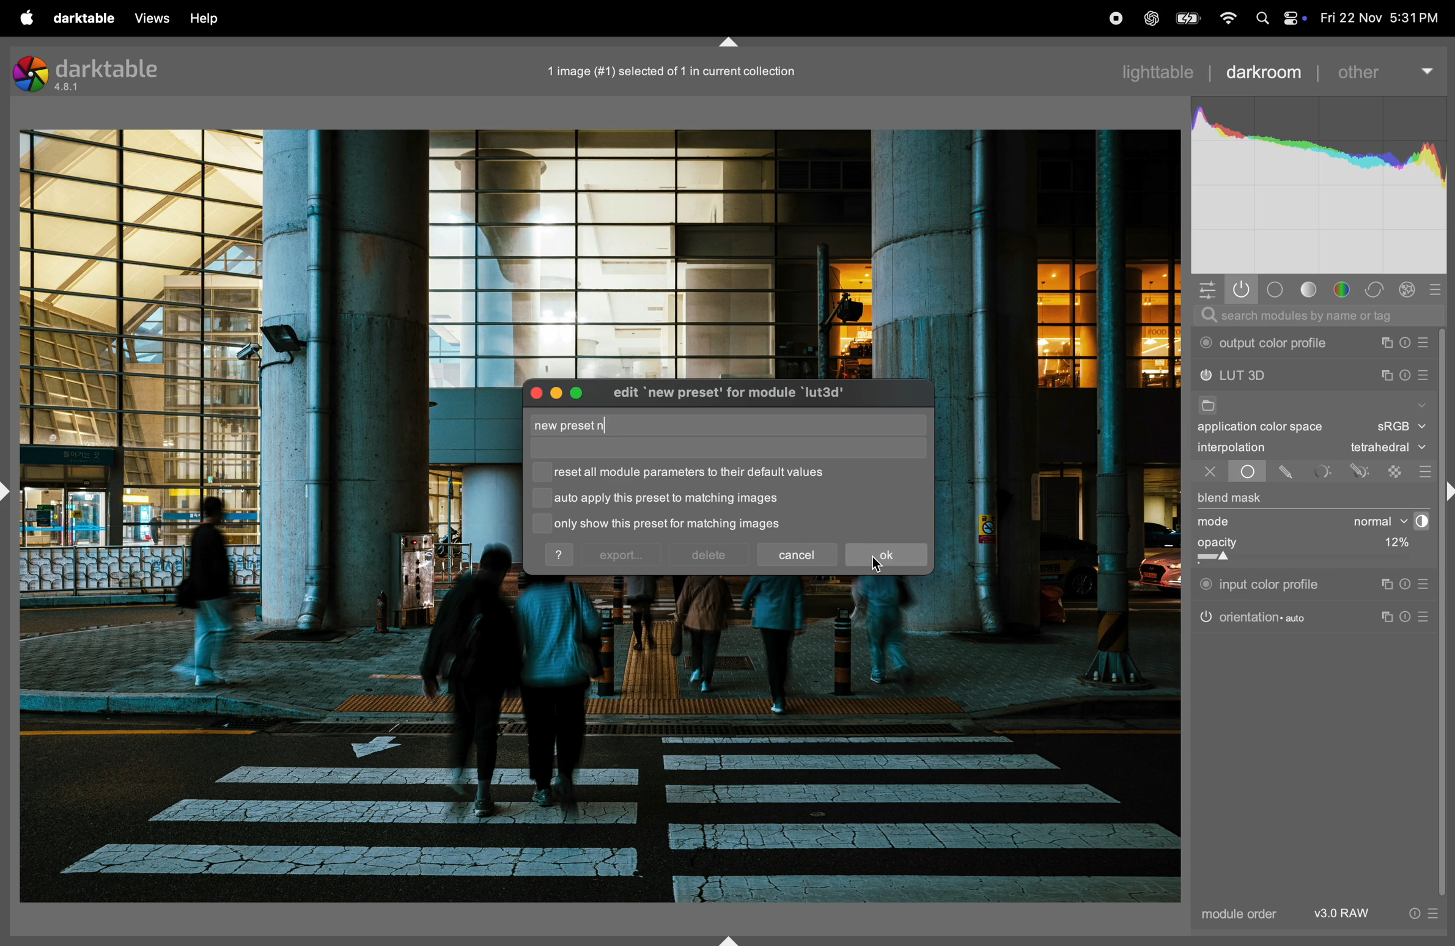 The width and height of the screenshot is (1455, 946). Describe the element at coordinates (1427, 617) in the screenshot. I see `presets` at that location.